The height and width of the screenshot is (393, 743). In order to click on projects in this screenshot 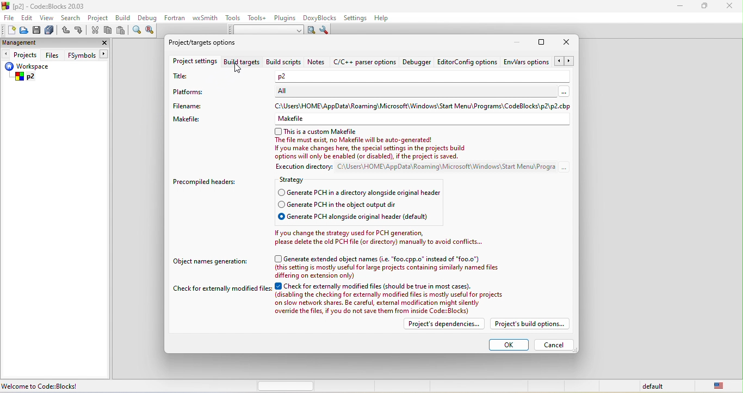, I will do `click(21, 55)`.